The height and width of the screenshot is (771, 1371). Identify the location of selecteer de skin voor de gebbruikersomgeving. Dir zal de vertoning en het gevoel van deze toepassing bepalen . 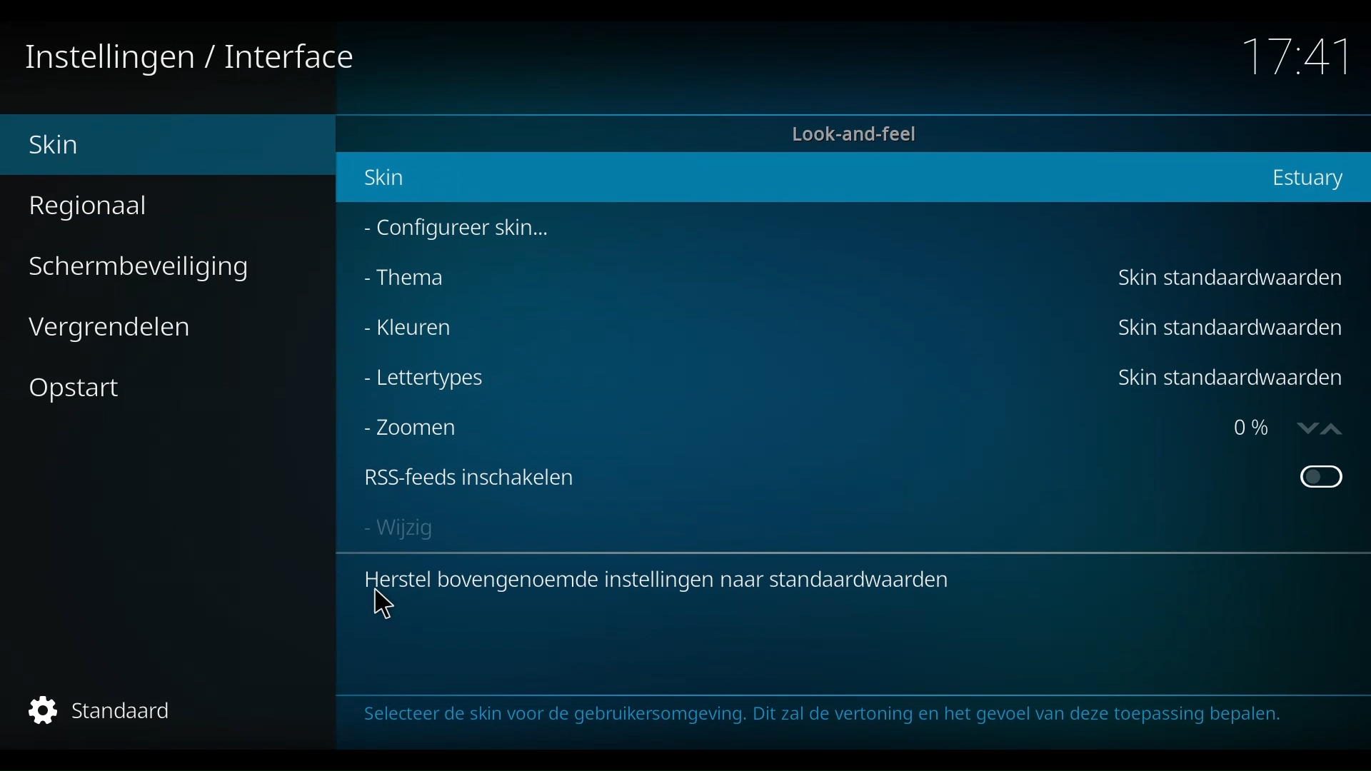
(820, 717).